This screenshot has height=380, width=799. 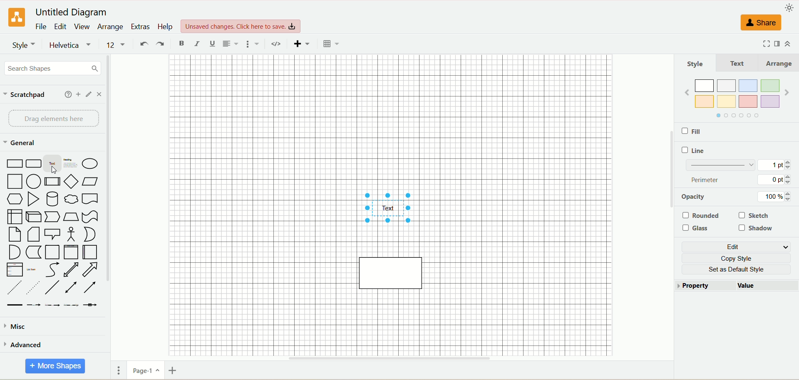 I want to click on text box, so click(x=71, y=163).